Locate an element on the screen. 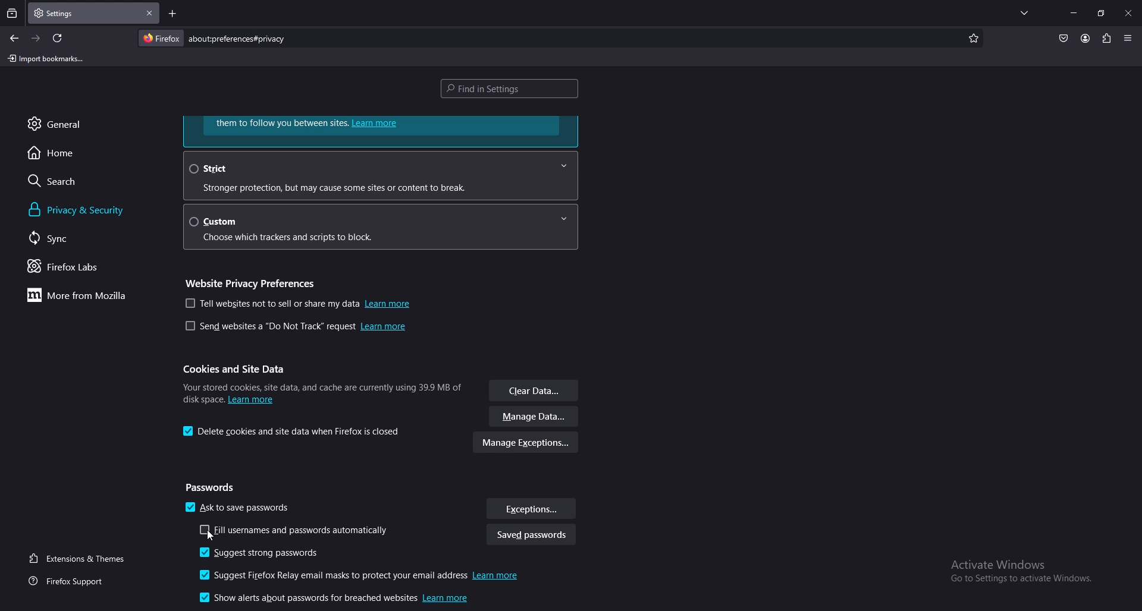  recent browsing is located at coordinates (12, 14).